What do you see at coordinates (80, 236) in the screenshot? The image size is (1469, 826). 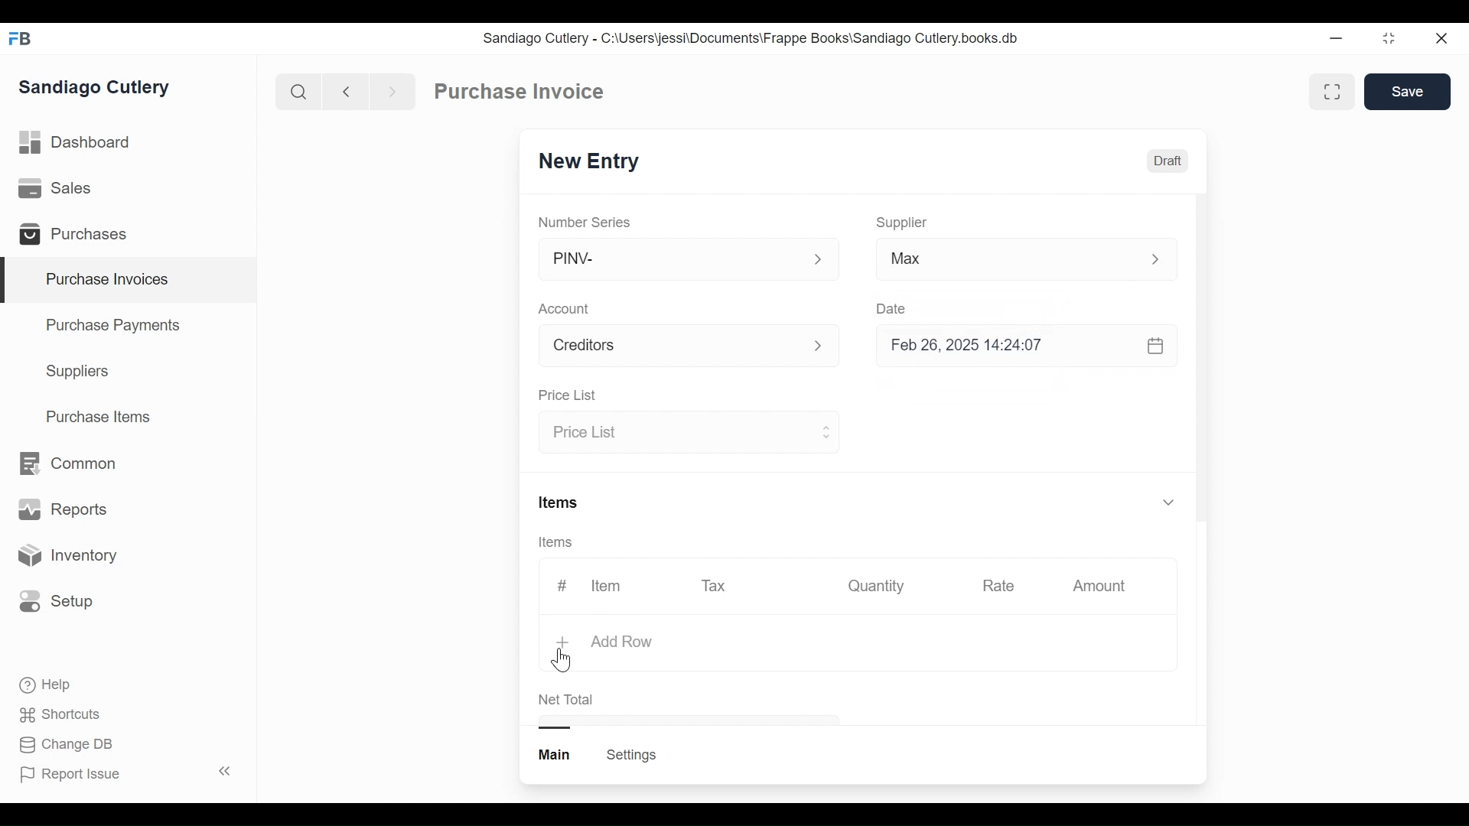 I see `Purchases` at bounding box center [80, 236].